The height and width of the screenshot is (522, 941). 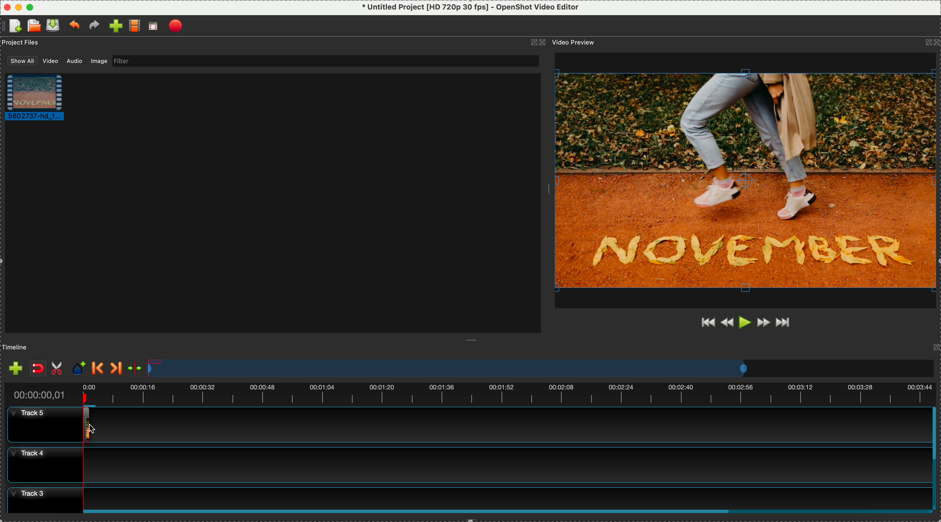 I want to click on timeline duration, so click(x=468, y=392).